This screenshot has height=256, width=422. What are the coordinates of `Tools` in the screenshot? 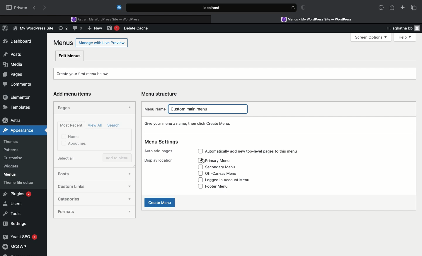 It's located at (13, 213).